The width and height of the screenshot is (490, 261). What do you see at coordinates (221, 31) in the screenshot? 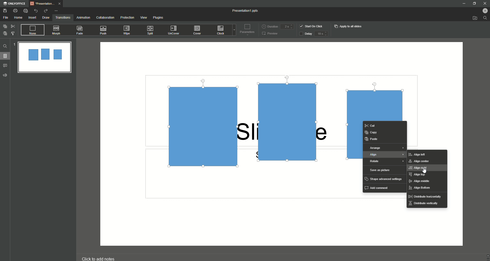
I see `Click` at bounding box center [221, 31].